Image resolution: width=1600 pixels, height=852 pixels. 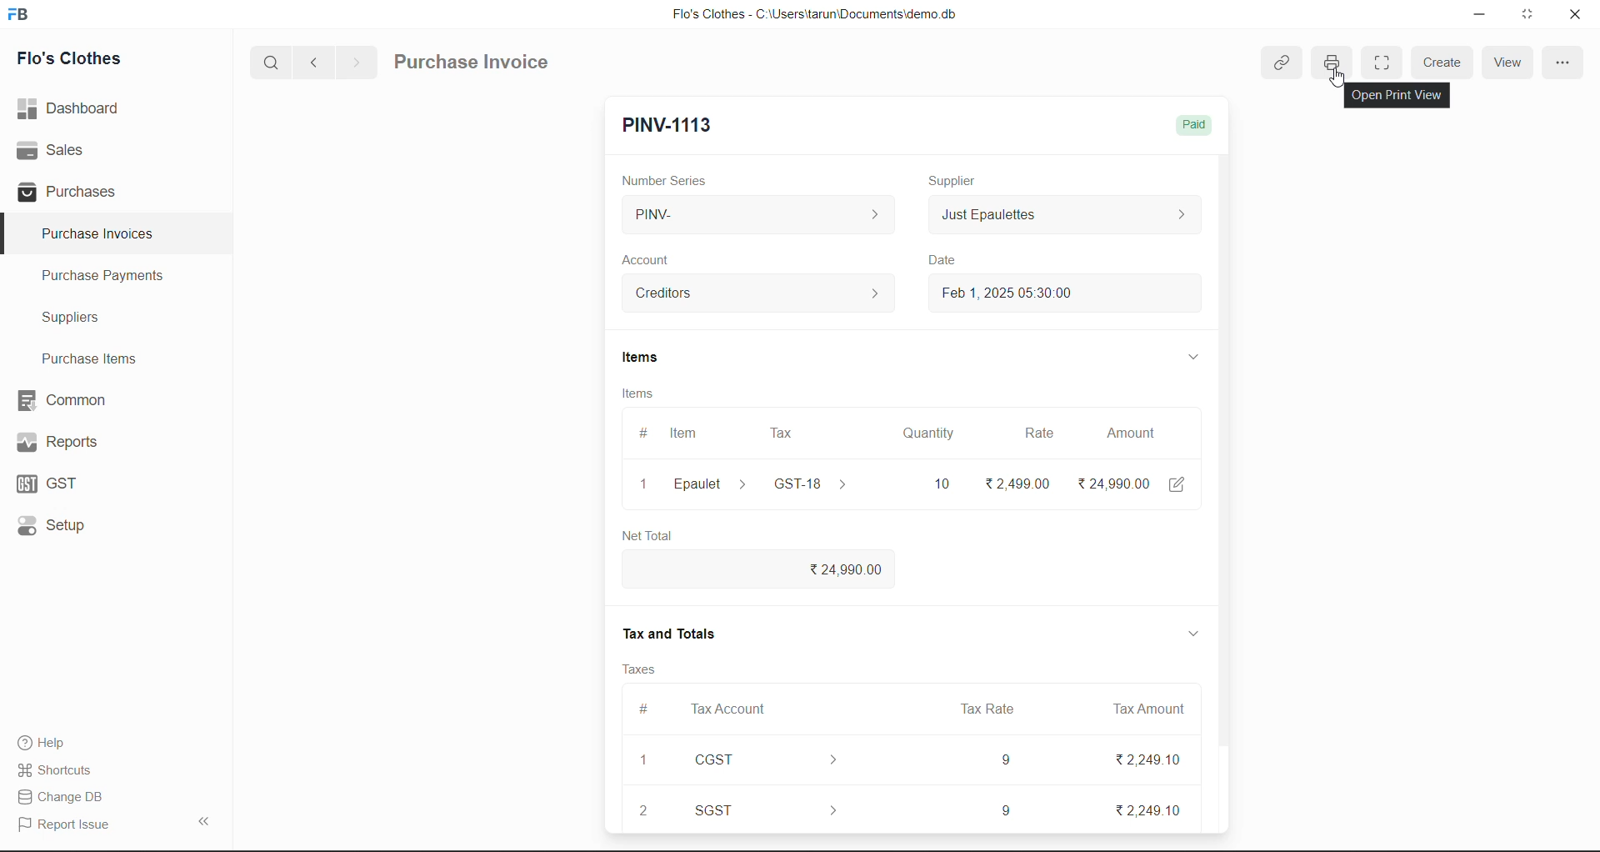 I want to click on serial no, so click(x=646, y=785).